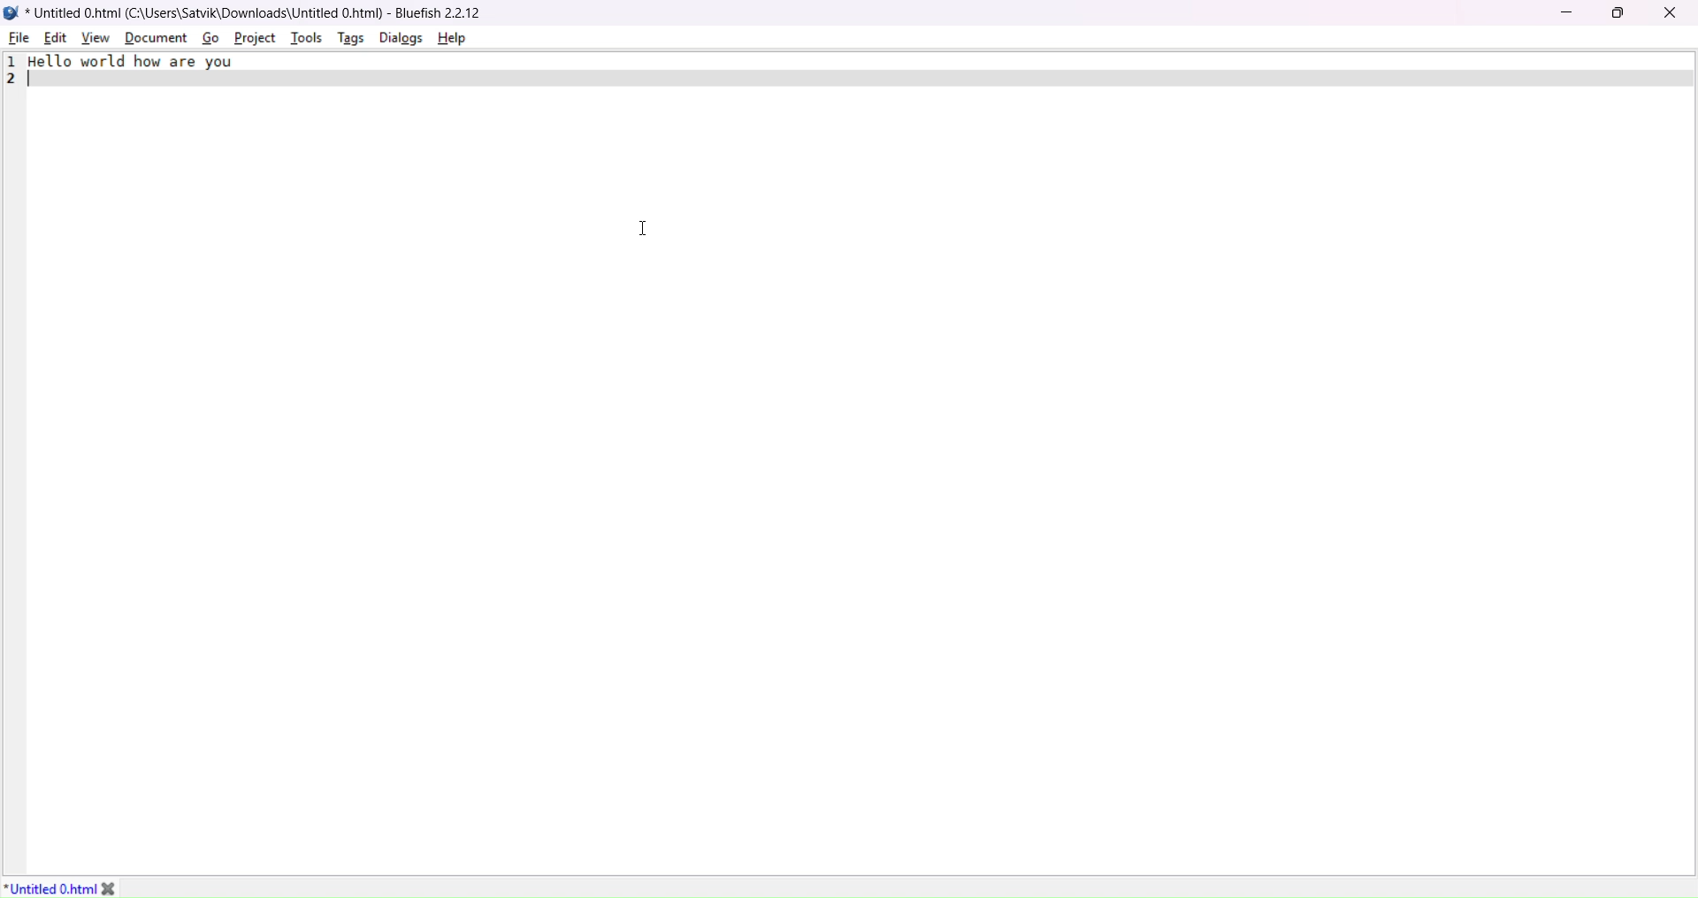 This screenshot has height=898, width=1698. What do you see at coordinates (451, 40) in the screenshot?
I see `help` at bounding box center [451, 40].